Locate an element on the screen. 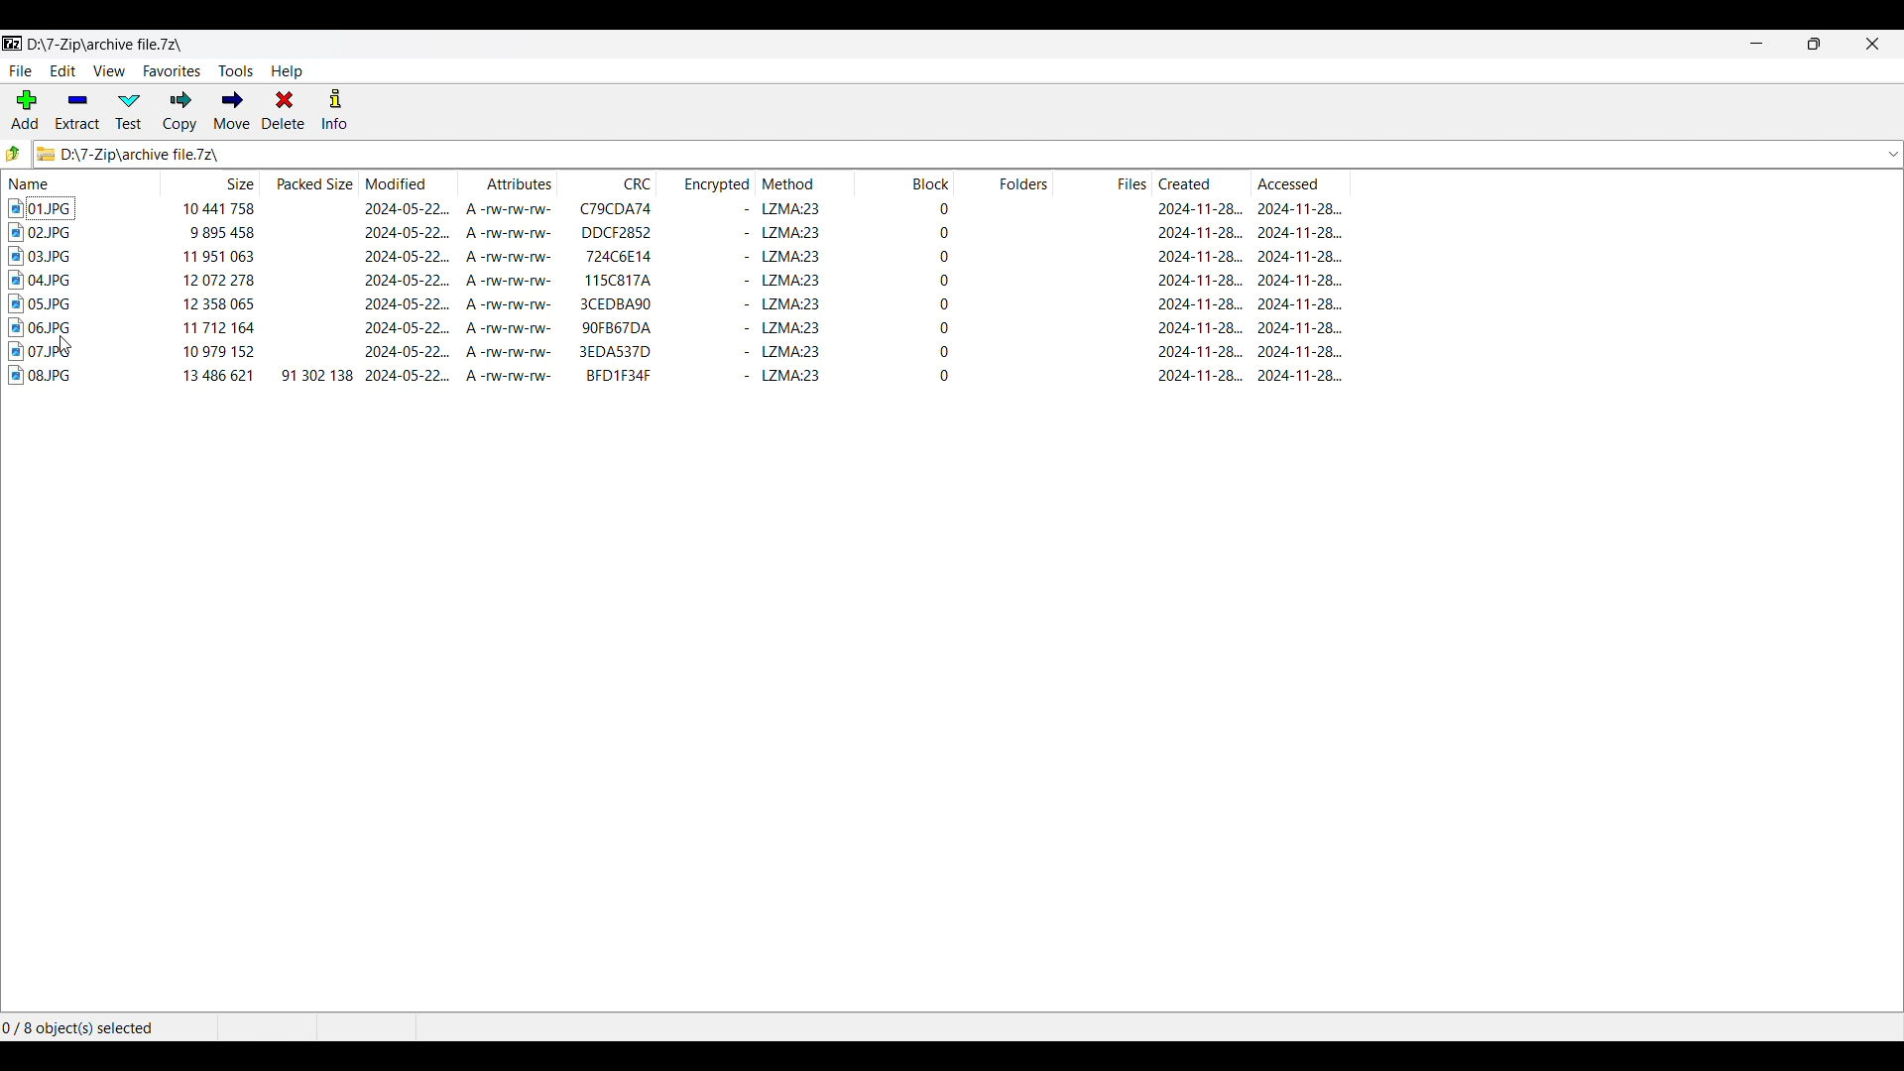  Logo and location of current folder changed is located at coordinates (955, 155).